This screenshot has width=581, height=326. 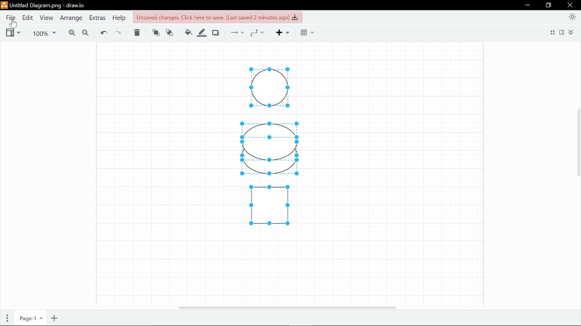 What do you see at coordinates (202, 33) in the screenshot?
I see `Fill line` at bounding box center [202, 33].